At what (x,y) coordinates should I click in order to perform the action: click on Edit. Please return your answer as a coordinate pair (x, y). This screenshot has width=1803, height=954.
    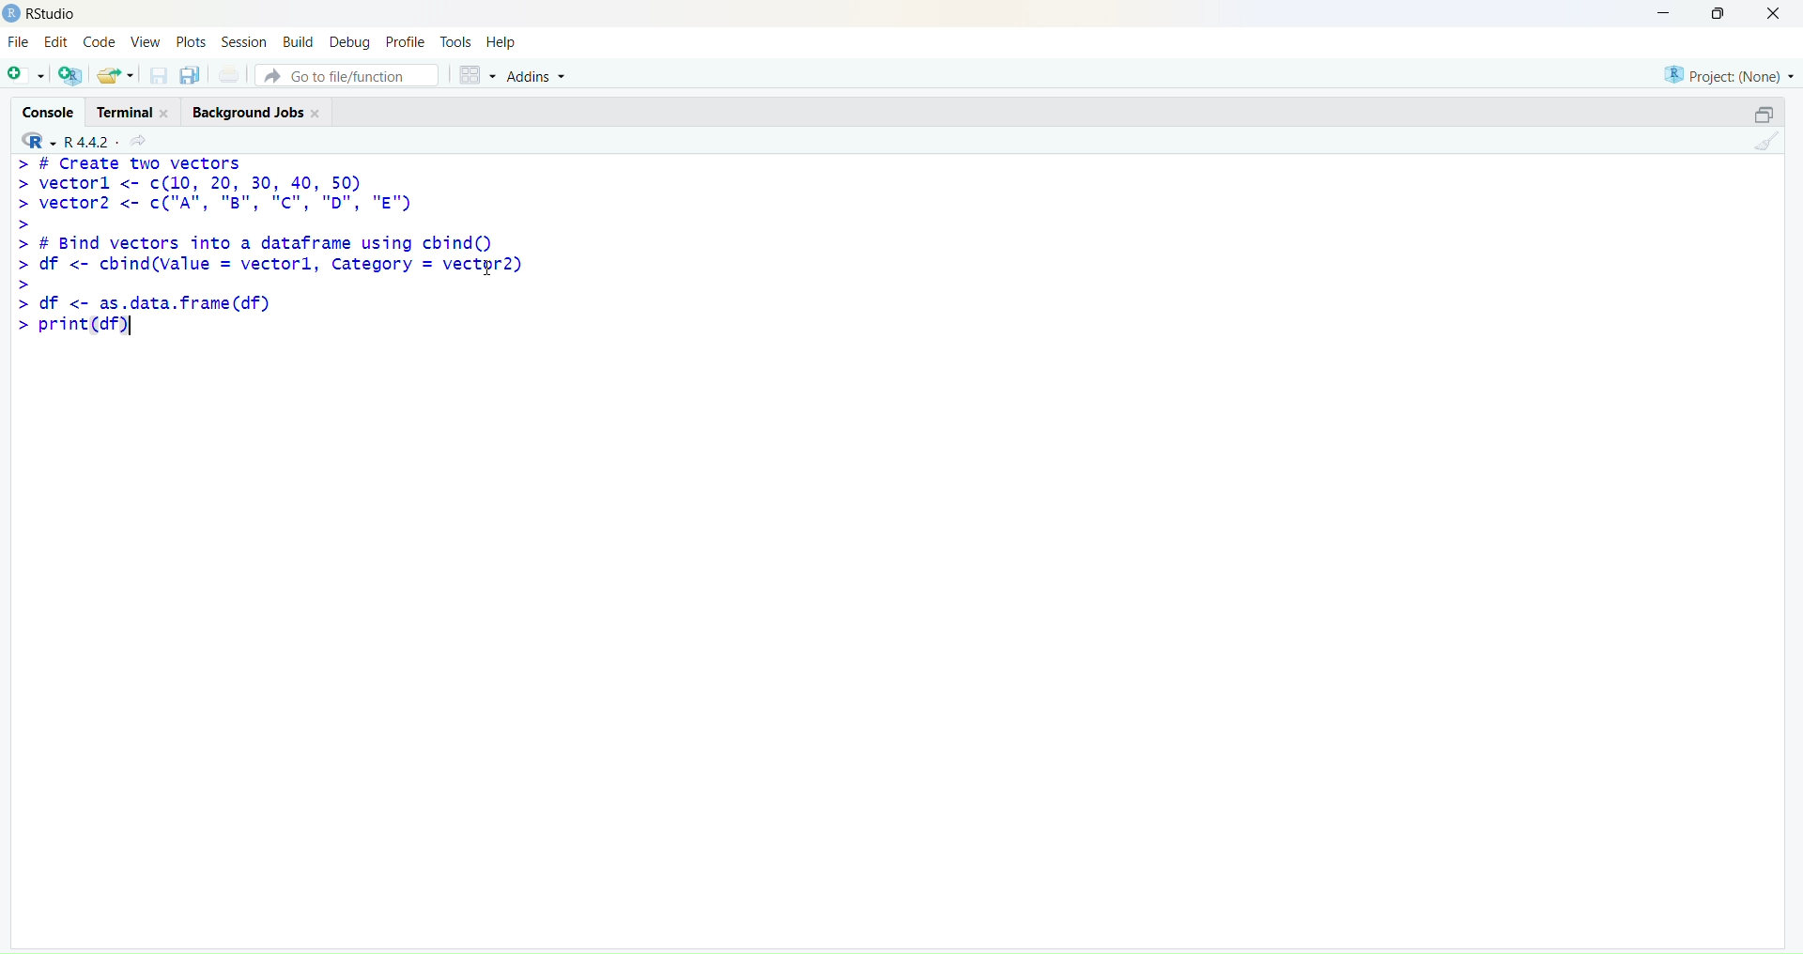
    Looking at the image, I should click on (57, 42).